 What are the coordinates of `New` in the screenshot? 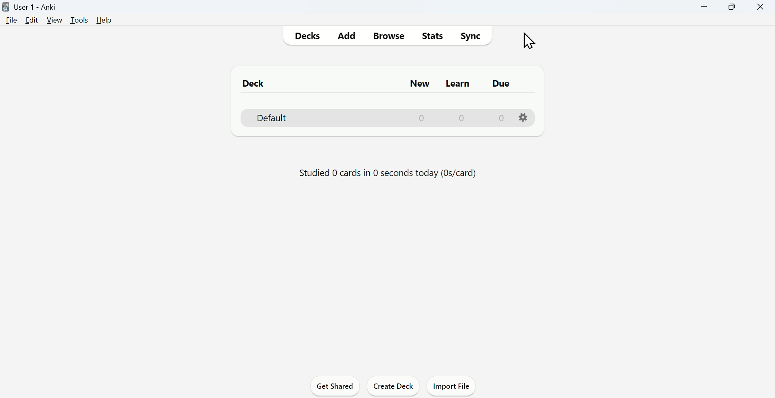 It's located at (415, 85).